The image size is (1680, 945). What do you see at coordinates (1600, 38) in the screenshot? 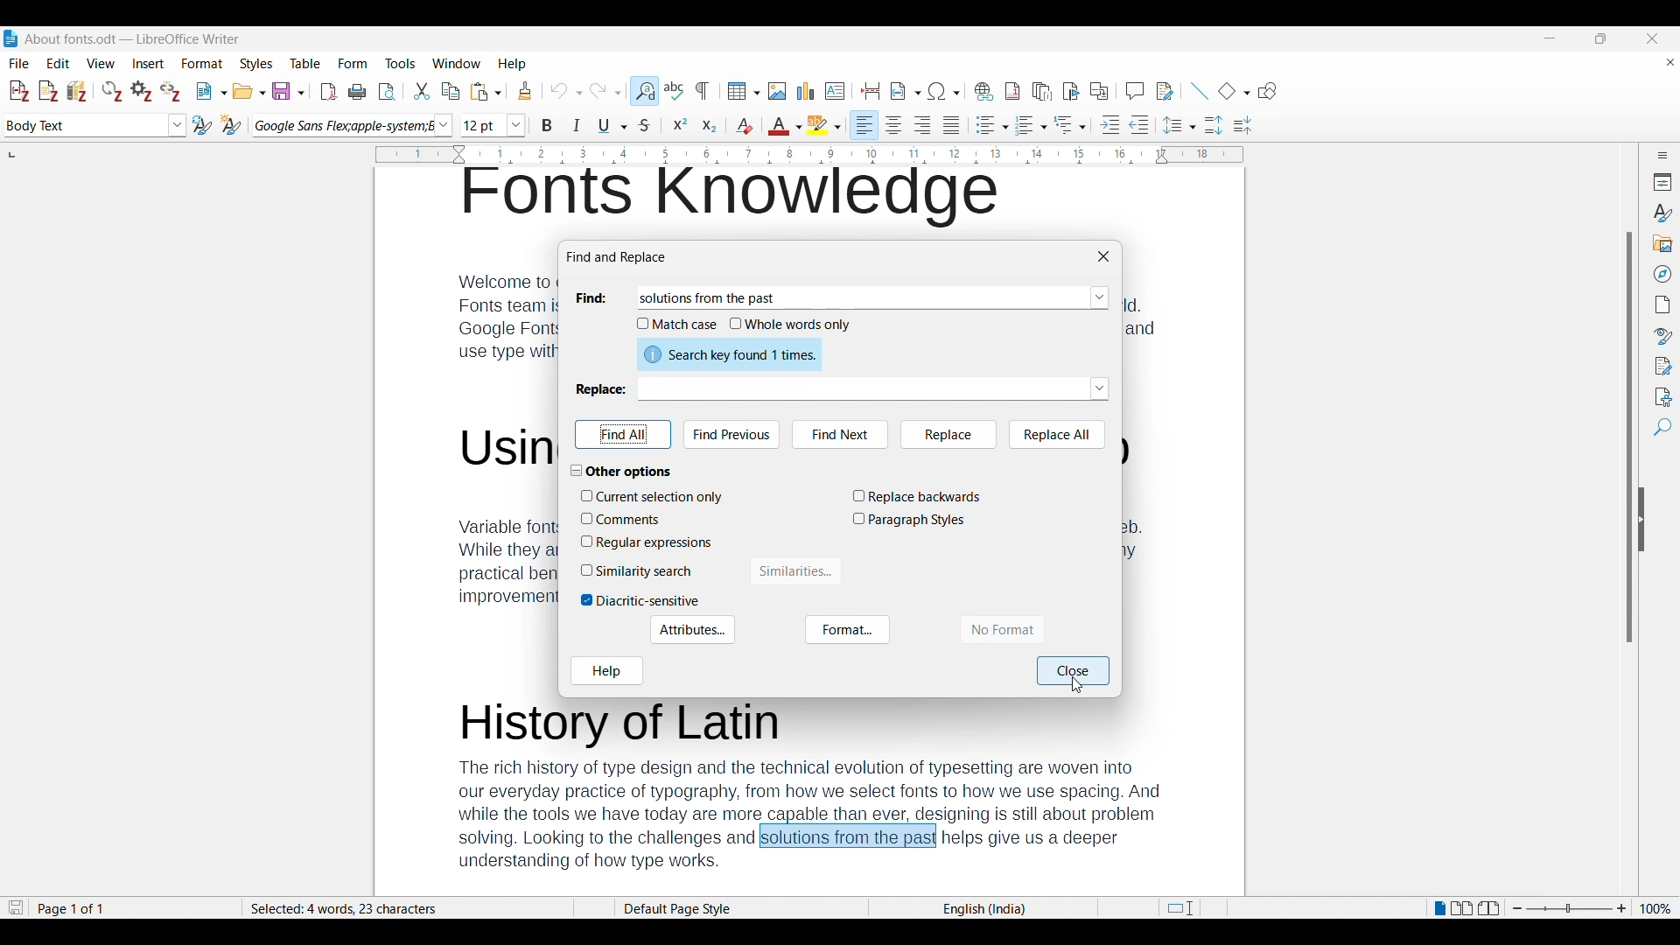
I see `Show interface in a smaller tab` at bounding box center [1600, 38].